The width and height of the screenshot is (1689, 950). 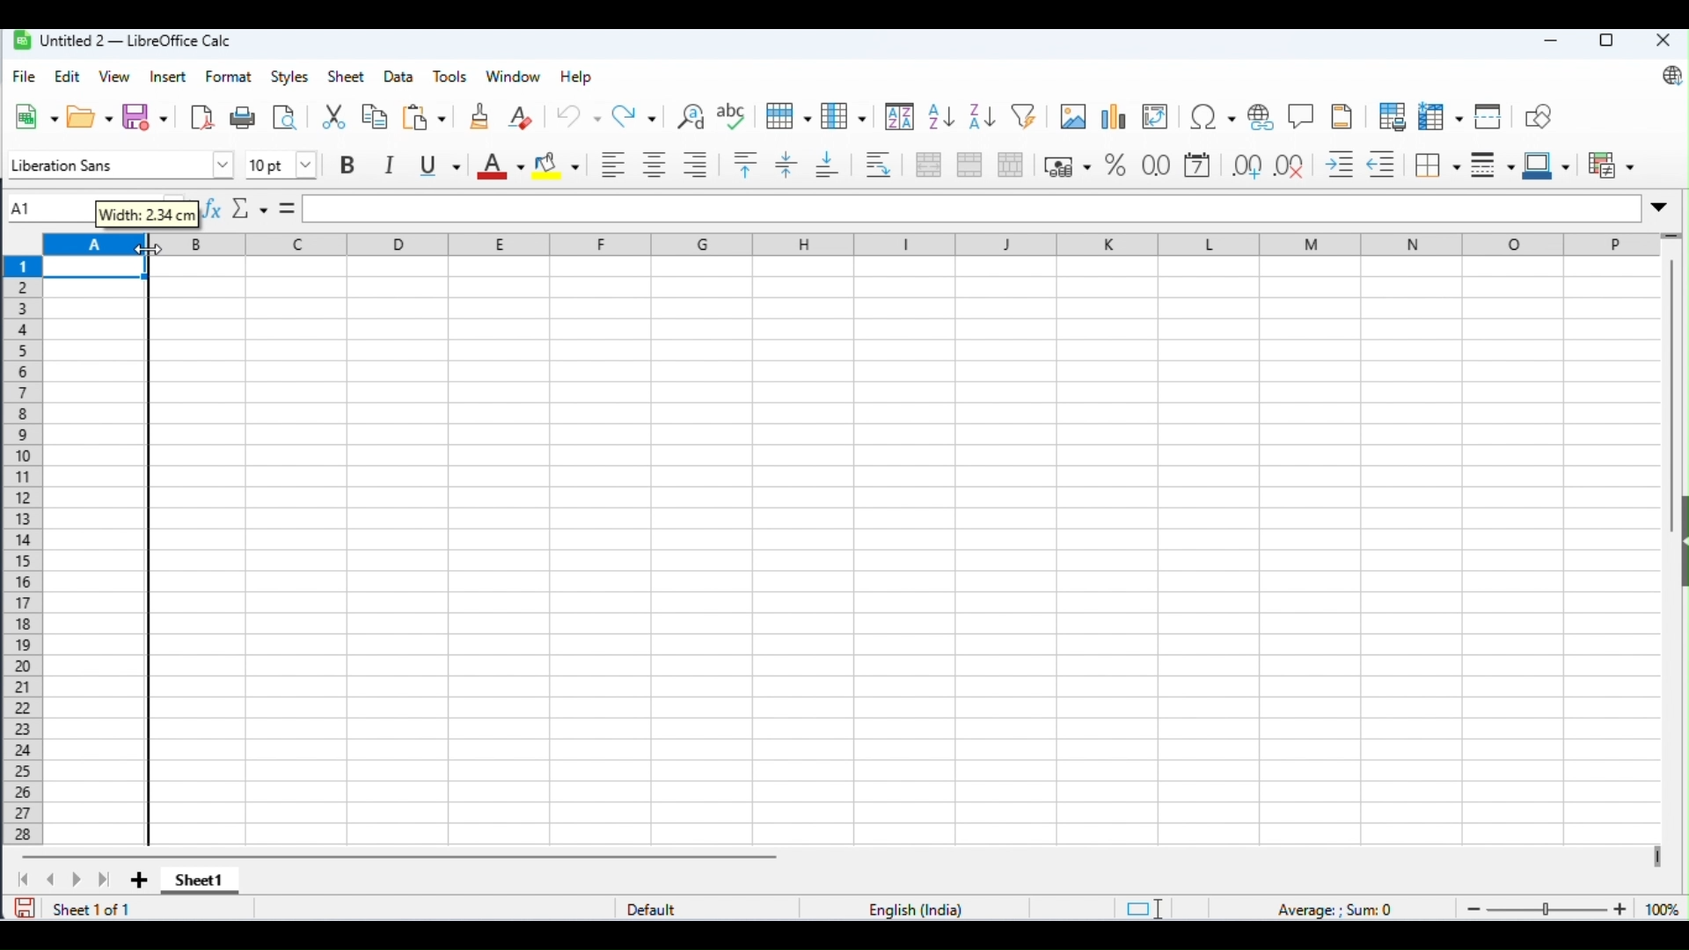 I want to click on copy, so click(x=375, y=117).